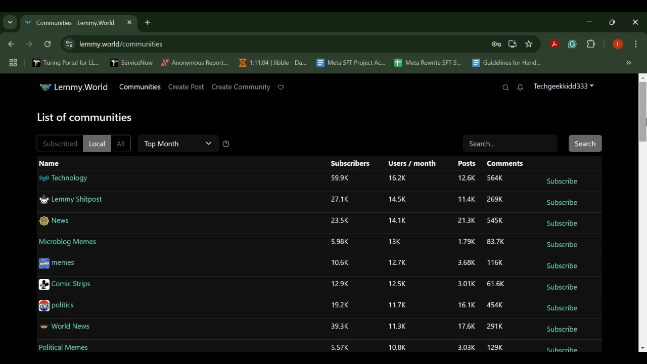  I want to click on 39.3K, so click(339, 327).